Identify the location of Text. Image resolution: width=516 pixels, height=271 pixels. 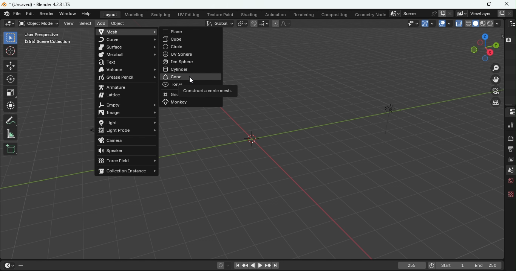
(127, 62).